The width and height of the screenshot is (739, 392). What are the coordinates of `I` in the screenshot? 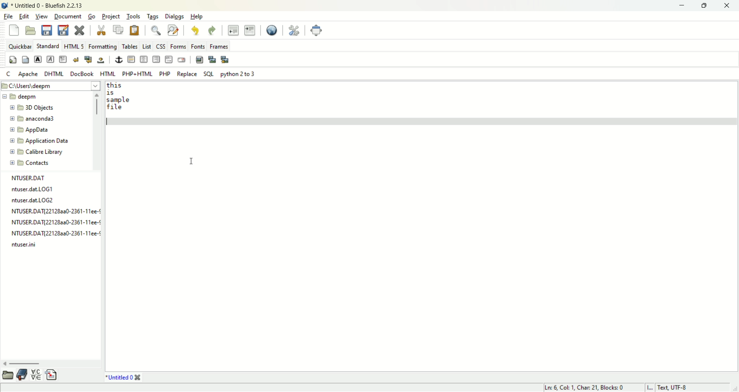 It's located at (652, 387).